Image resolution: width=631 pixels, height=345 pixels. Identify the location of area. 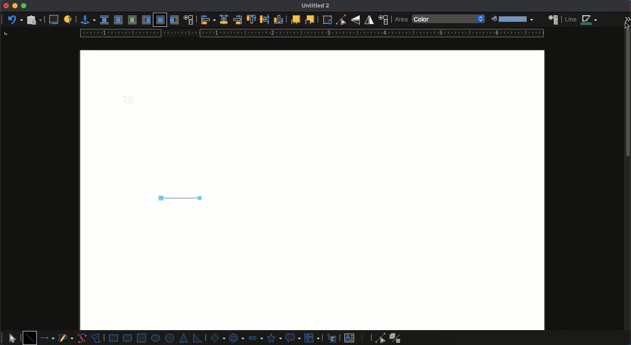
(401, 20).